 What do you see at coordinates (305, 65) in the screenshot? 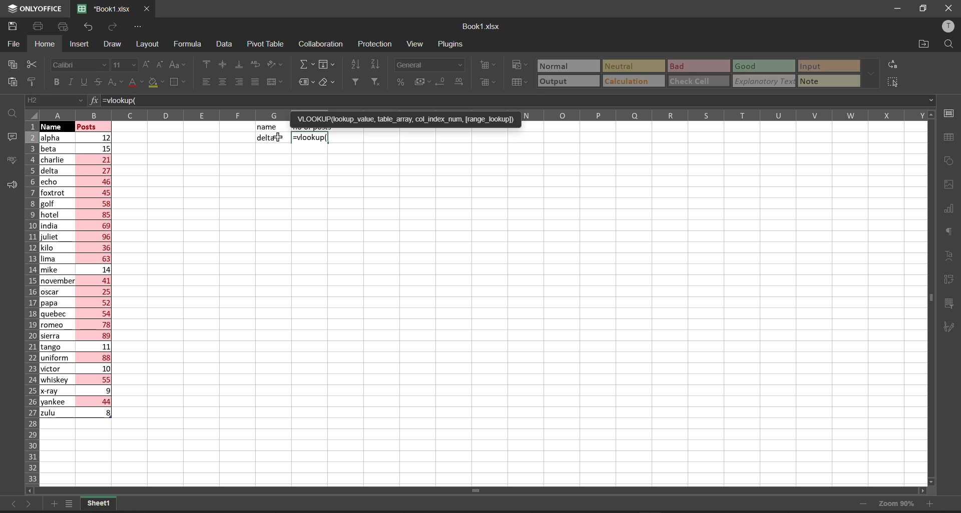
I see `summation` at bounding box center [305, 65].